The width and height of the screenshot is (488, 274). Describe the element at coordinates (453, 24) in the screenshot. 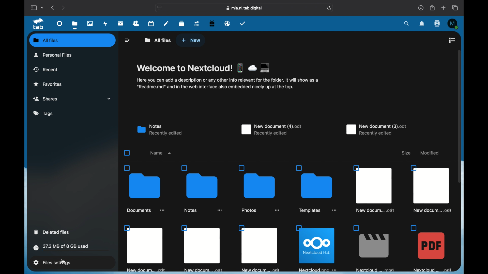

I see `M` at that location.